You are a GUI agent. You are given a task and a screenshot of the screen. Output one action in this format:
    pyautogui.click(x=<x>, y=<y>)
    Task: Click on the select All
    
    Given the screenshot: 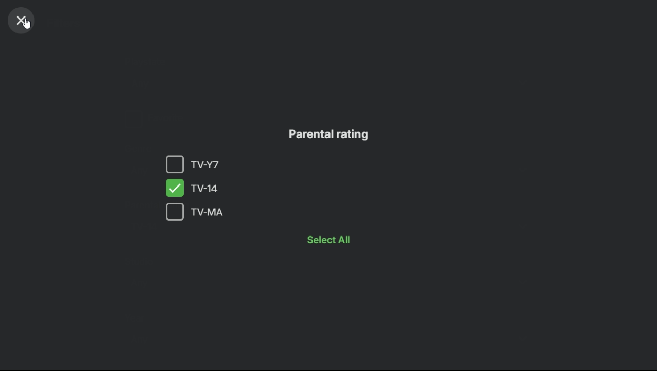 What is the action you would take?
    pyautogui.click(x=337, y=240)
    